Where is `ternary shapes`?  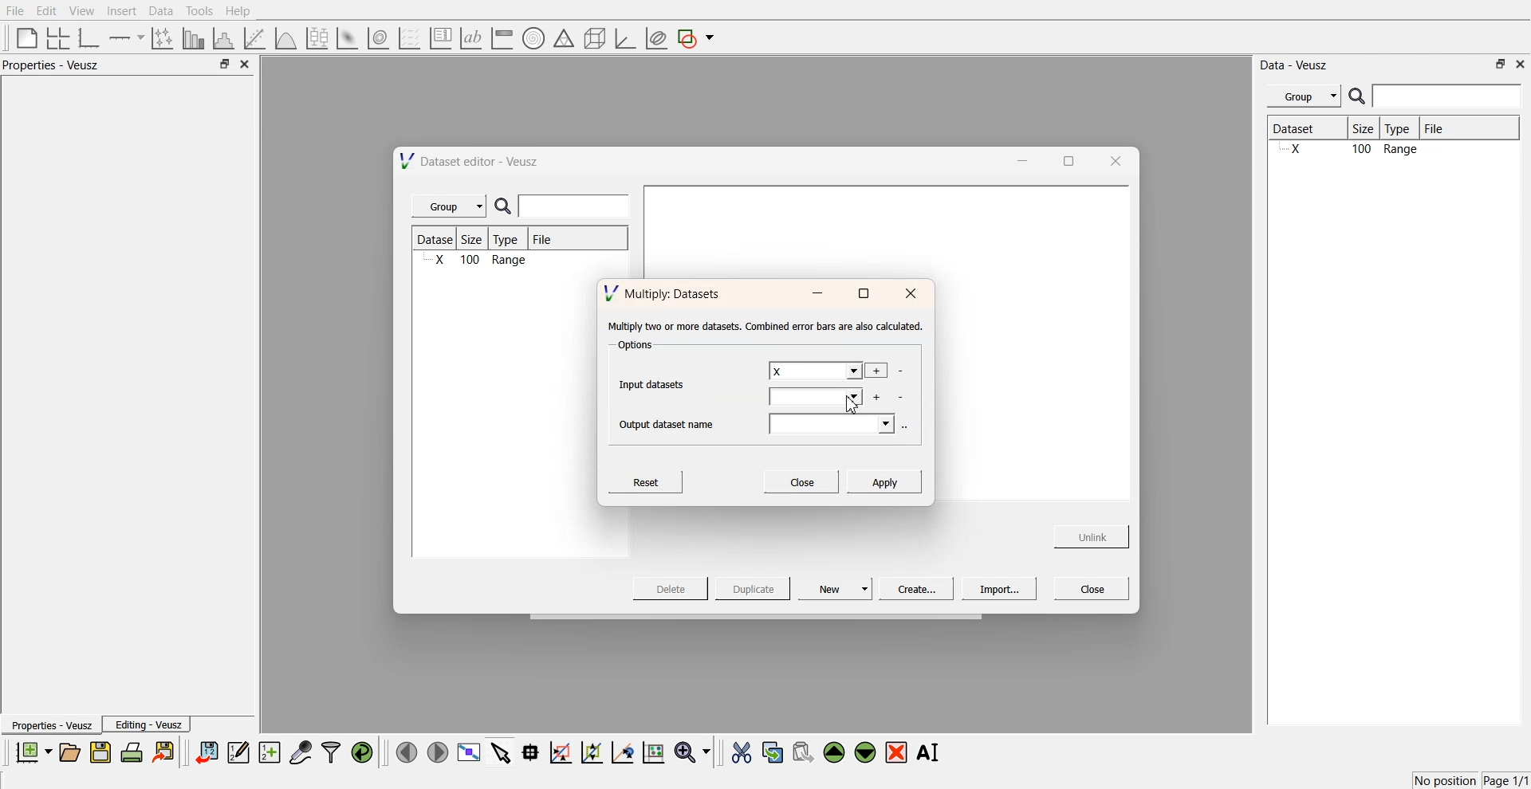
ternary shapes is located at coordinates (561, 40).